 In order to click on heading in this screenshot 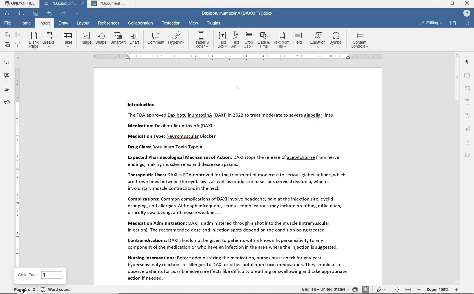, I will do `click(7, 89)`.